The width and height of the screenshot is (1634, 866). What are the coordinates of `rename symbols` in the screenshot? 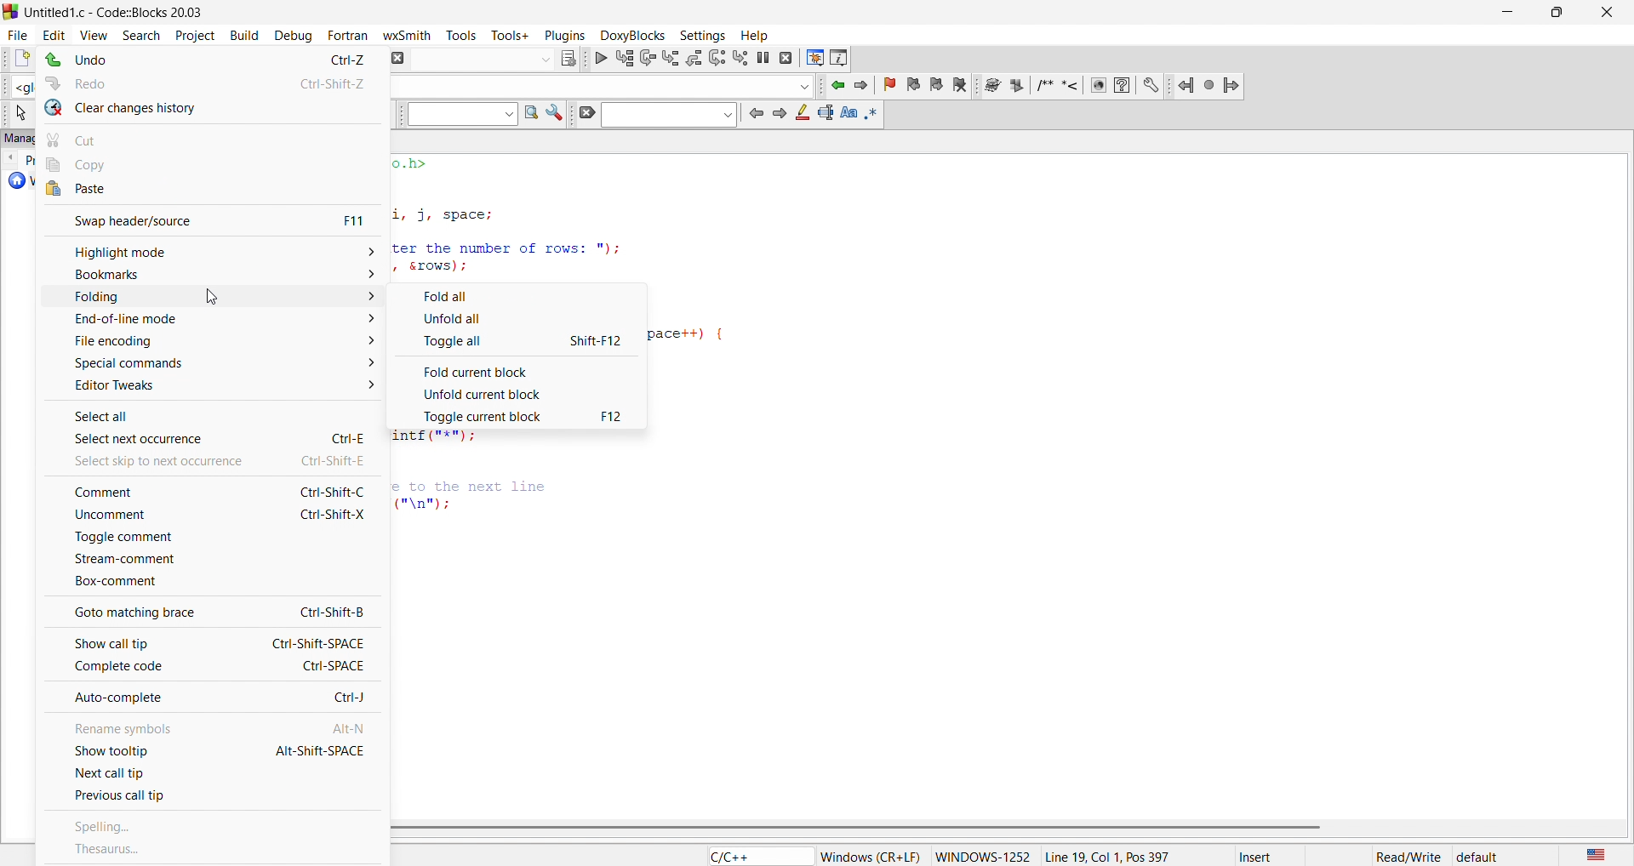 It's located at (208, 724).